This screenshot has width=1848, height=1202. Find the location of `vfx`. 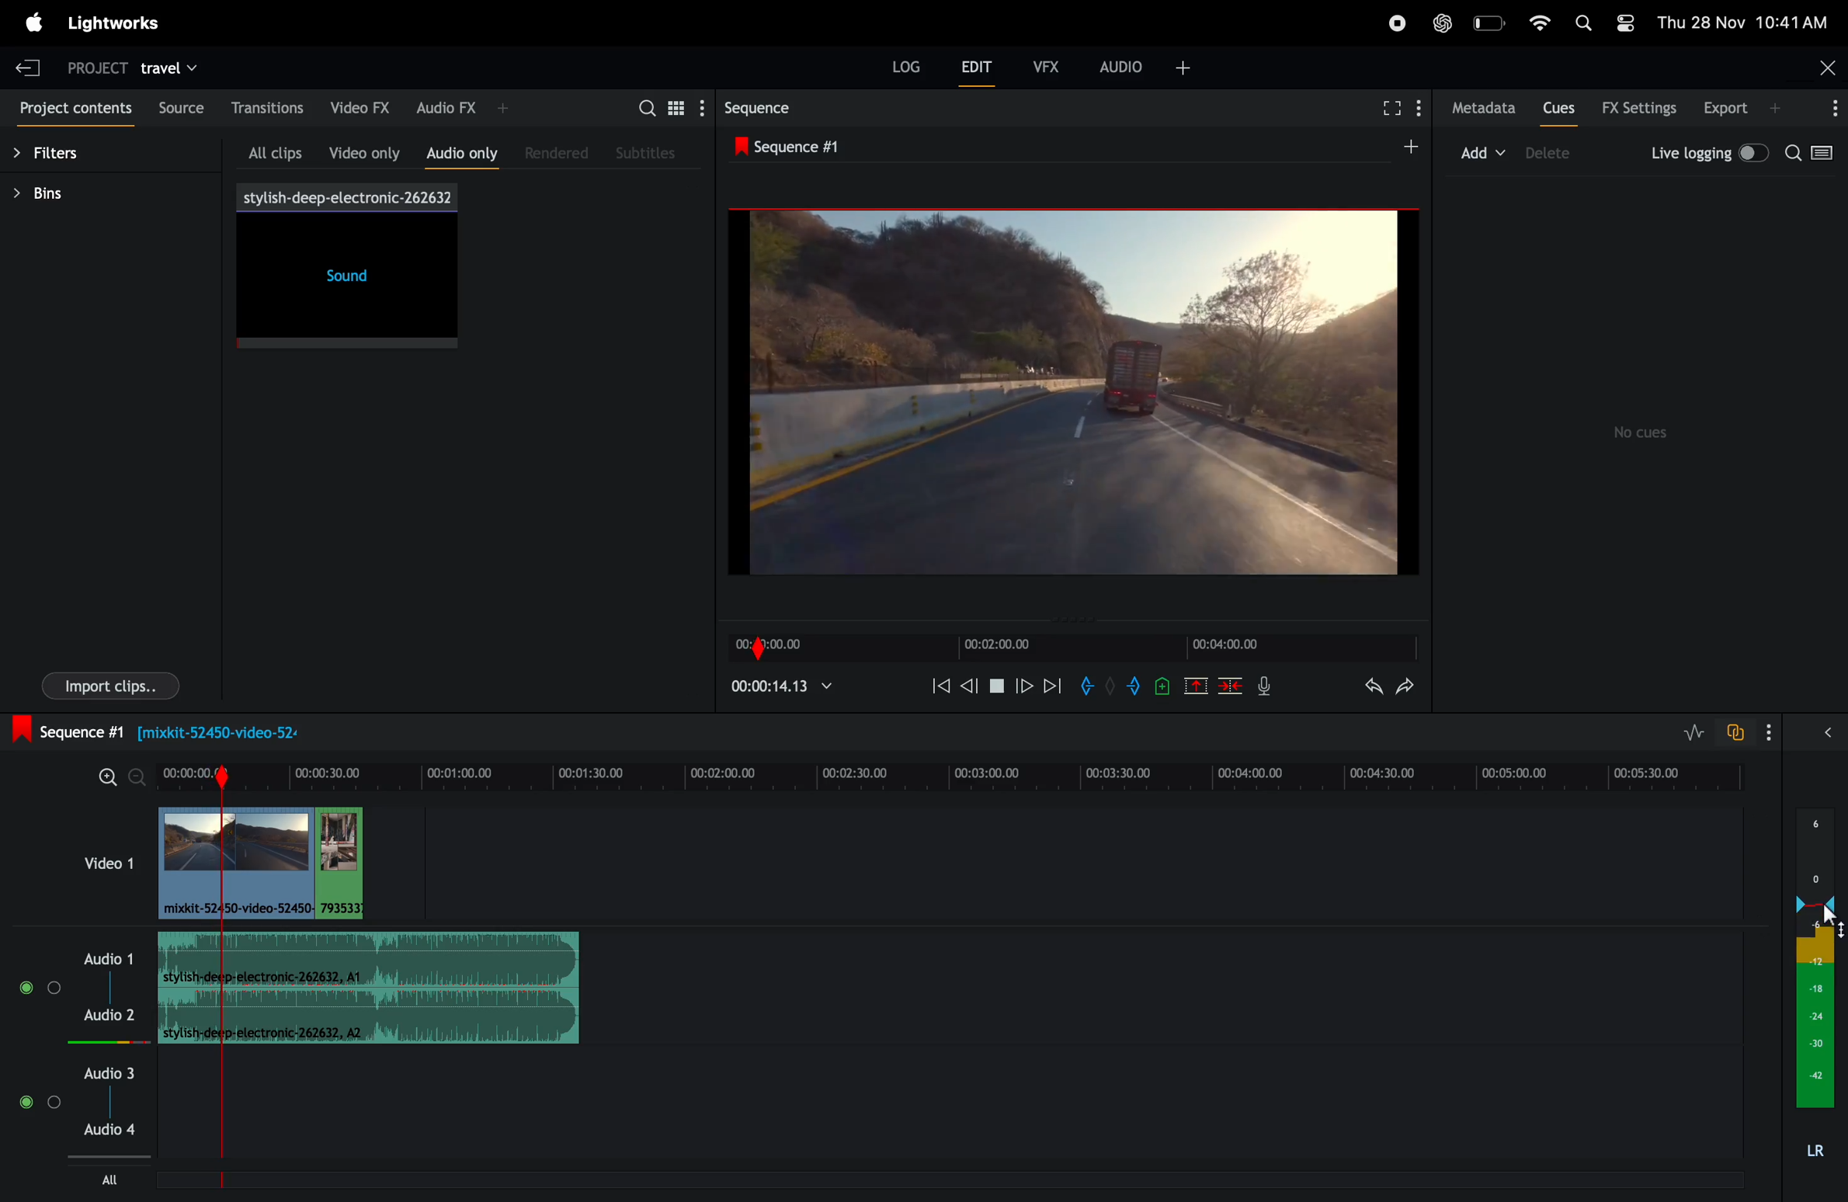

vfx is located at coordinates (1044, 66).